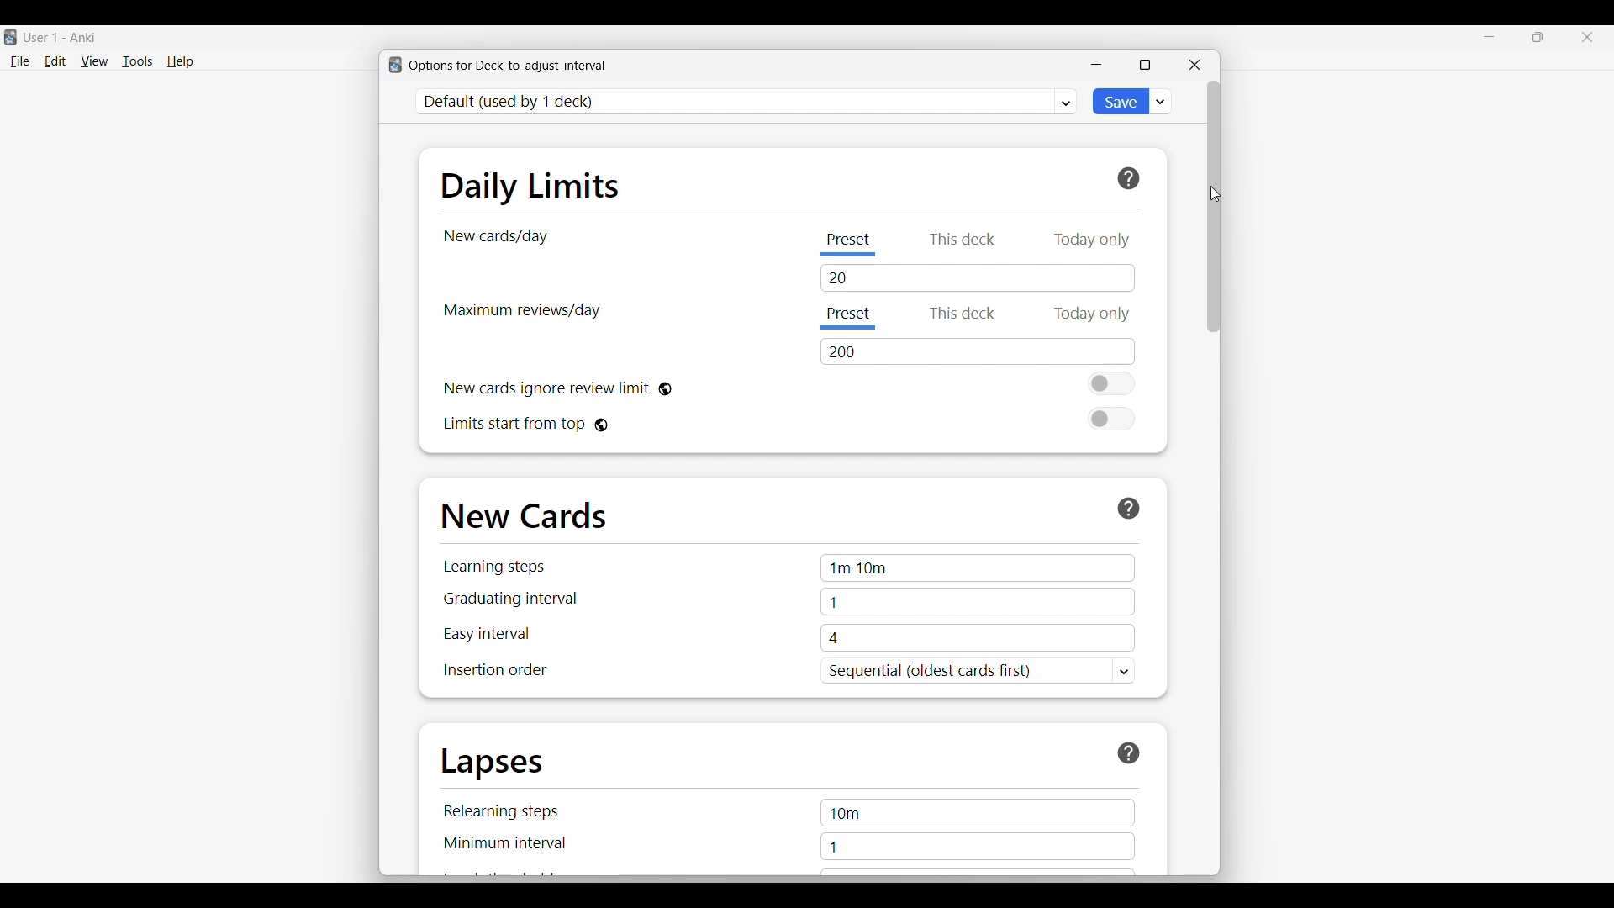 This screenshot has height=908, width=1614. Describe the element at coordinates (1214, 206) in the screenshot. I see `Vertical slide bar` at that location.